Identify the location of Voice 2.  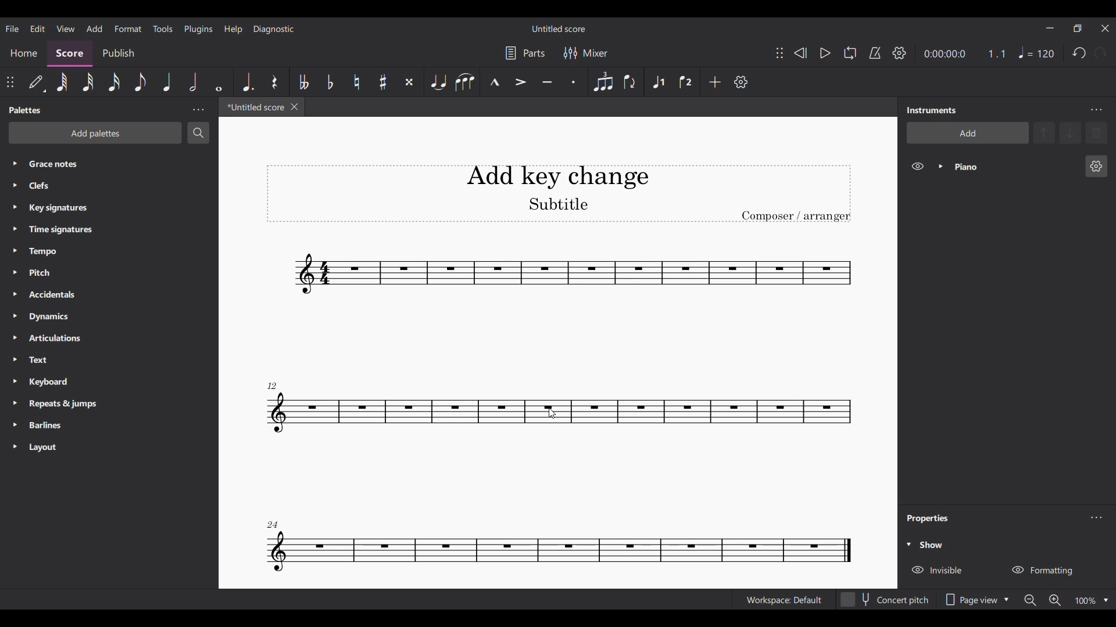
(685, 82).